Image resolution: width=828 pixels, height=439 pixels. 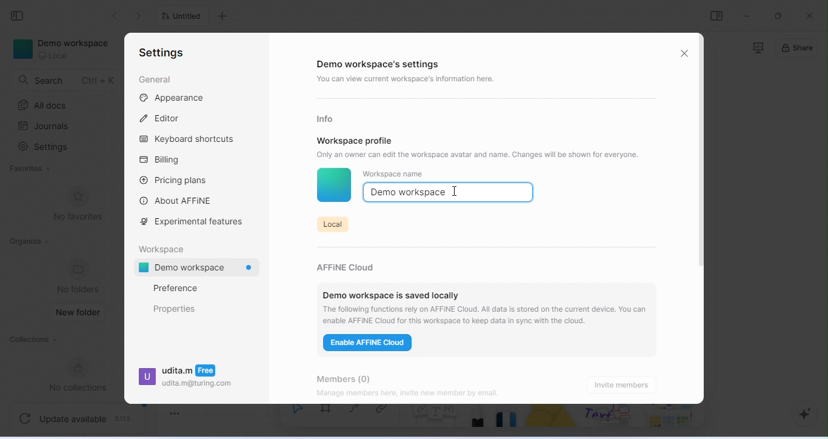 I want to click on open or close side bar, so click(x=716, y=16).